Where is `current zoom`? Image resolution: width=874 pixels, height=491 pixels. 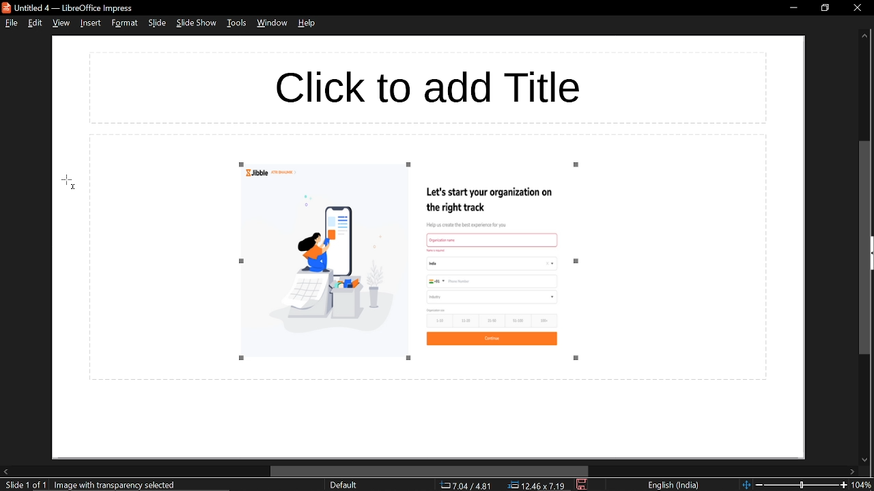 current zoom is located at coordinates (864, 485).